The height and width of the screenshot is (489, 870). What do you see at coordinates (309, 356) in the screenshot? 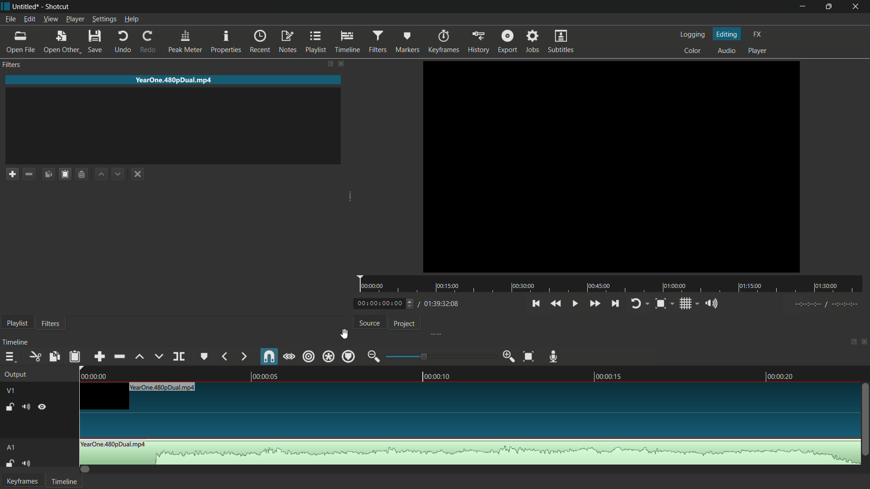
I see `ripple` at bounding box center [309, 356].